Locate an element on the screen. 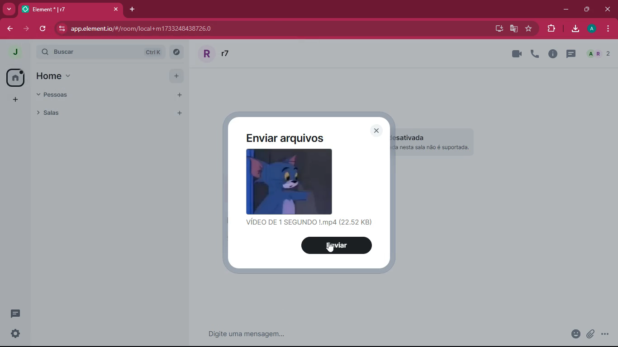  home is located at coordinates (63, 75).